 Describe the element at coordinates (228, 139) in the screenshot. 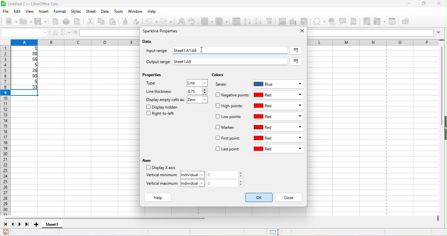

I see `first point` at that location.